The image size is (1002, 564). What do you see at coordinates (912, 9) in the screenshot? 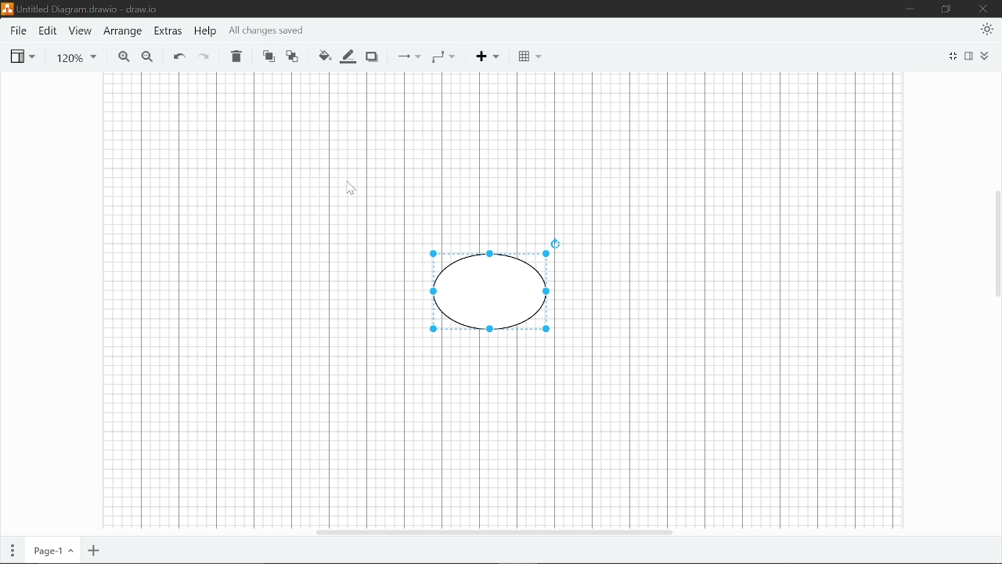
I see `minimize` at bounding box center [912, 9].